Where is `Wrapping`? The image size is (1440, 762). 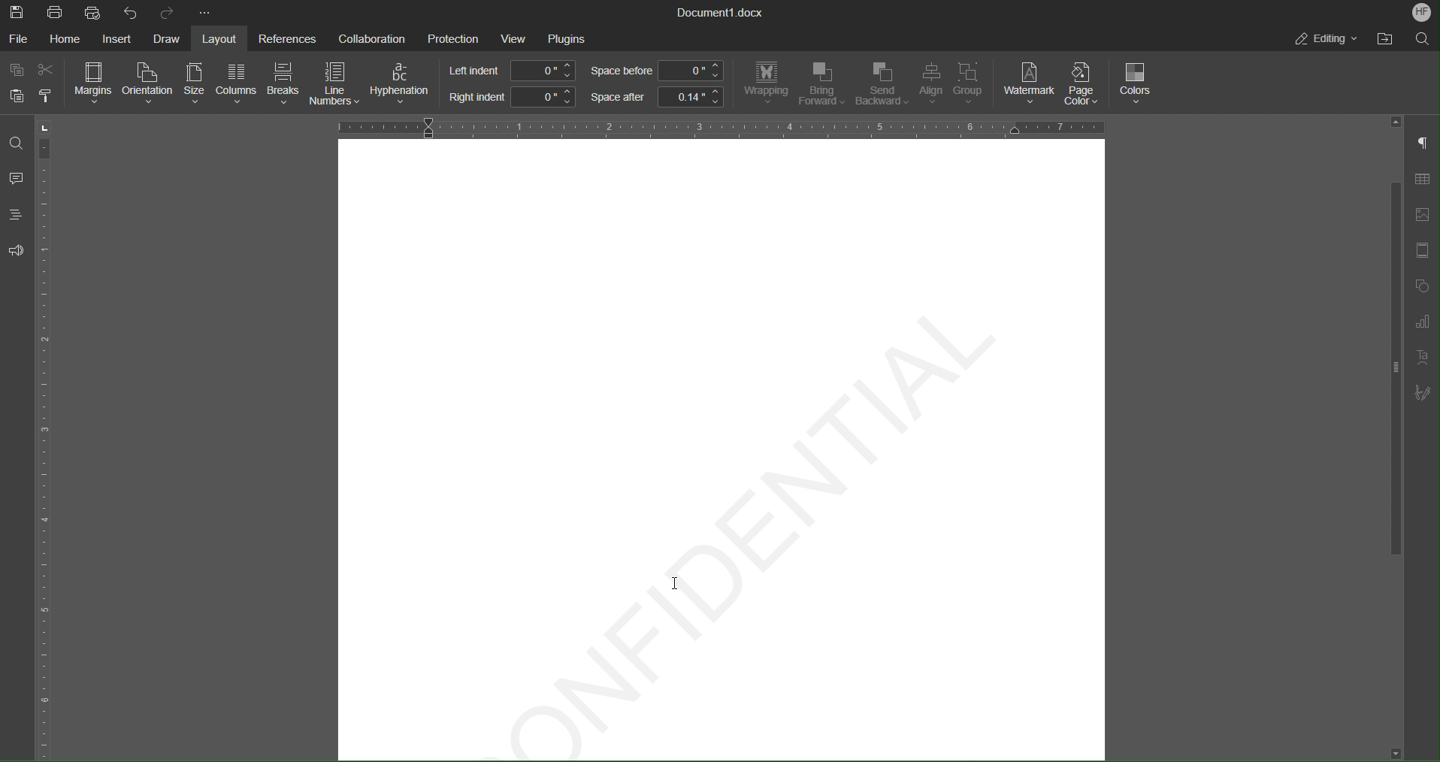 Wrapping is located at coordinates (766, 83).